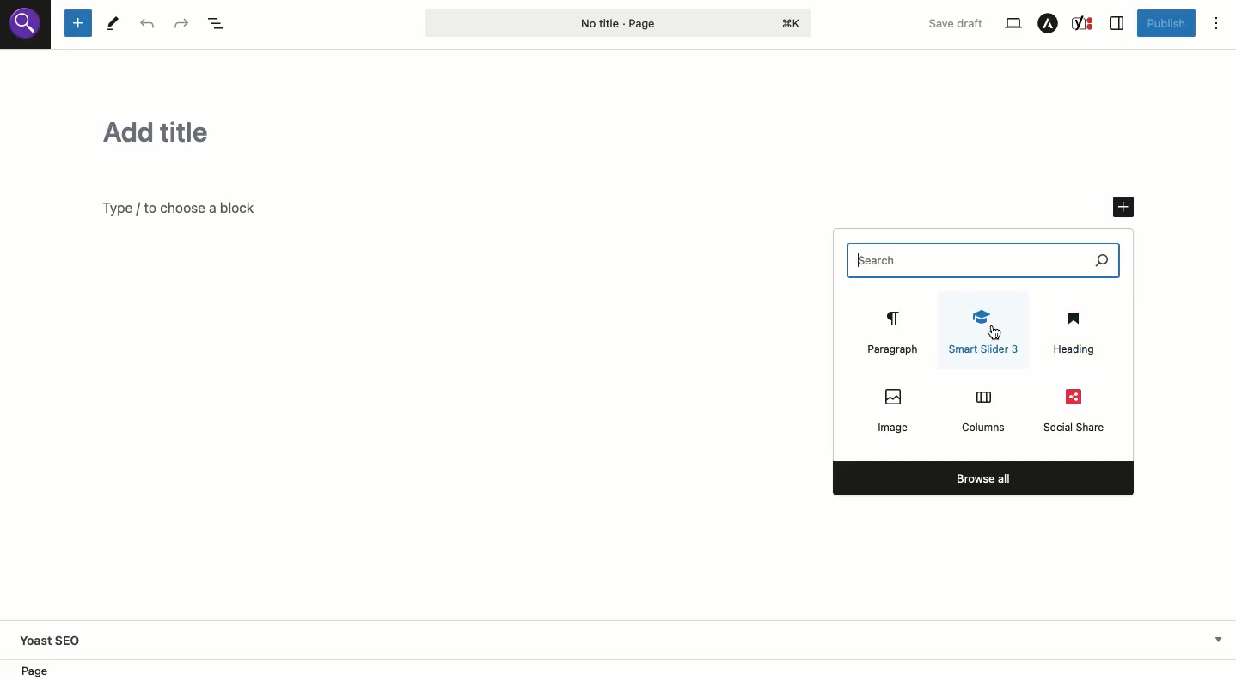 Image resolution: width=1236 pixels, height=680 pixels. What do you see at coordinates (179, 210) in the screenshot?
I see `Text` at bounding box center [179, 210].